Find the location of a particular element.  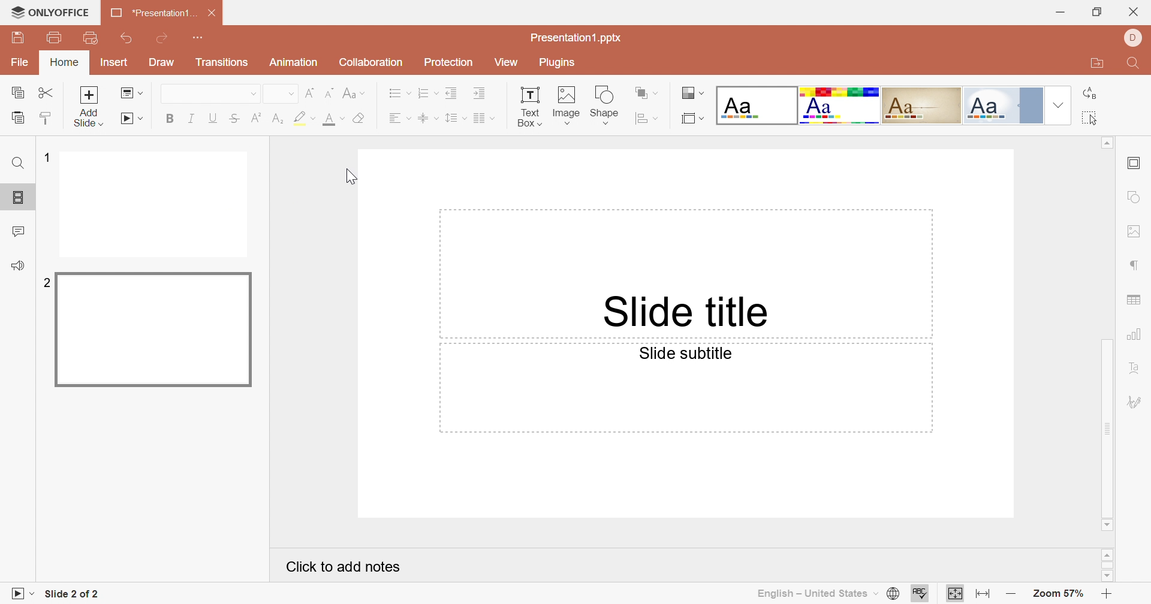

Zoom out is located at coordinates (1011, 591).